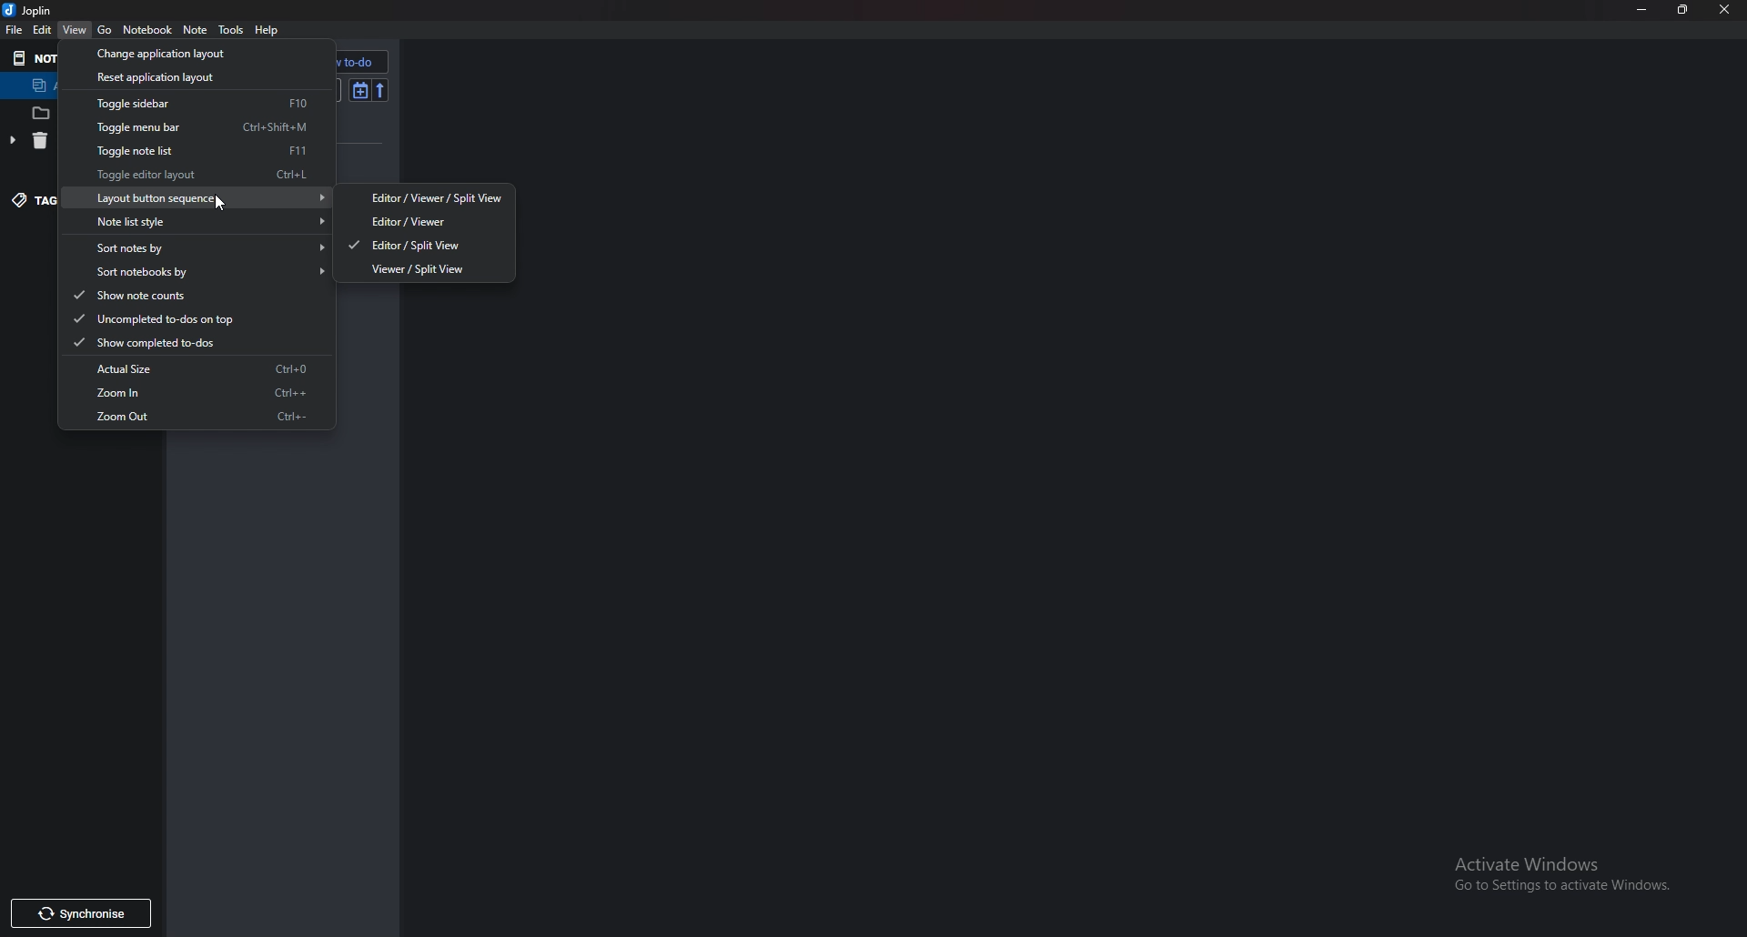 This screenshot has width=1747, height=937. Describe the element at coordinates (358, 90) in the screenshot. I see `Toggle sort order` at that location.